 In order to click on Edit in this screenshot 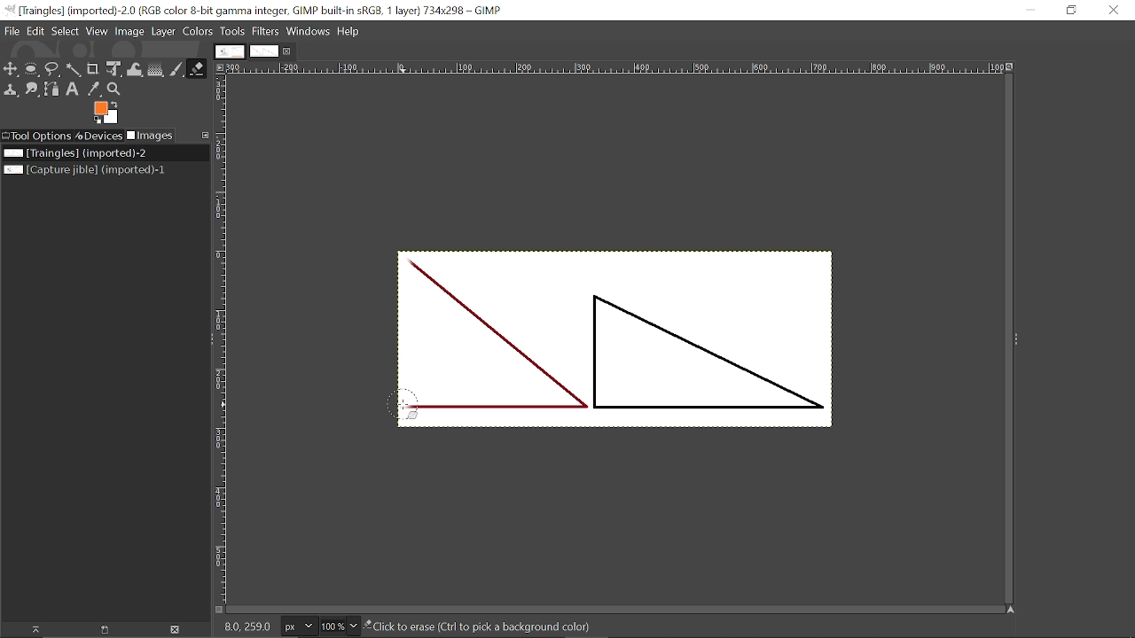, I will do `click(35, 30)`.